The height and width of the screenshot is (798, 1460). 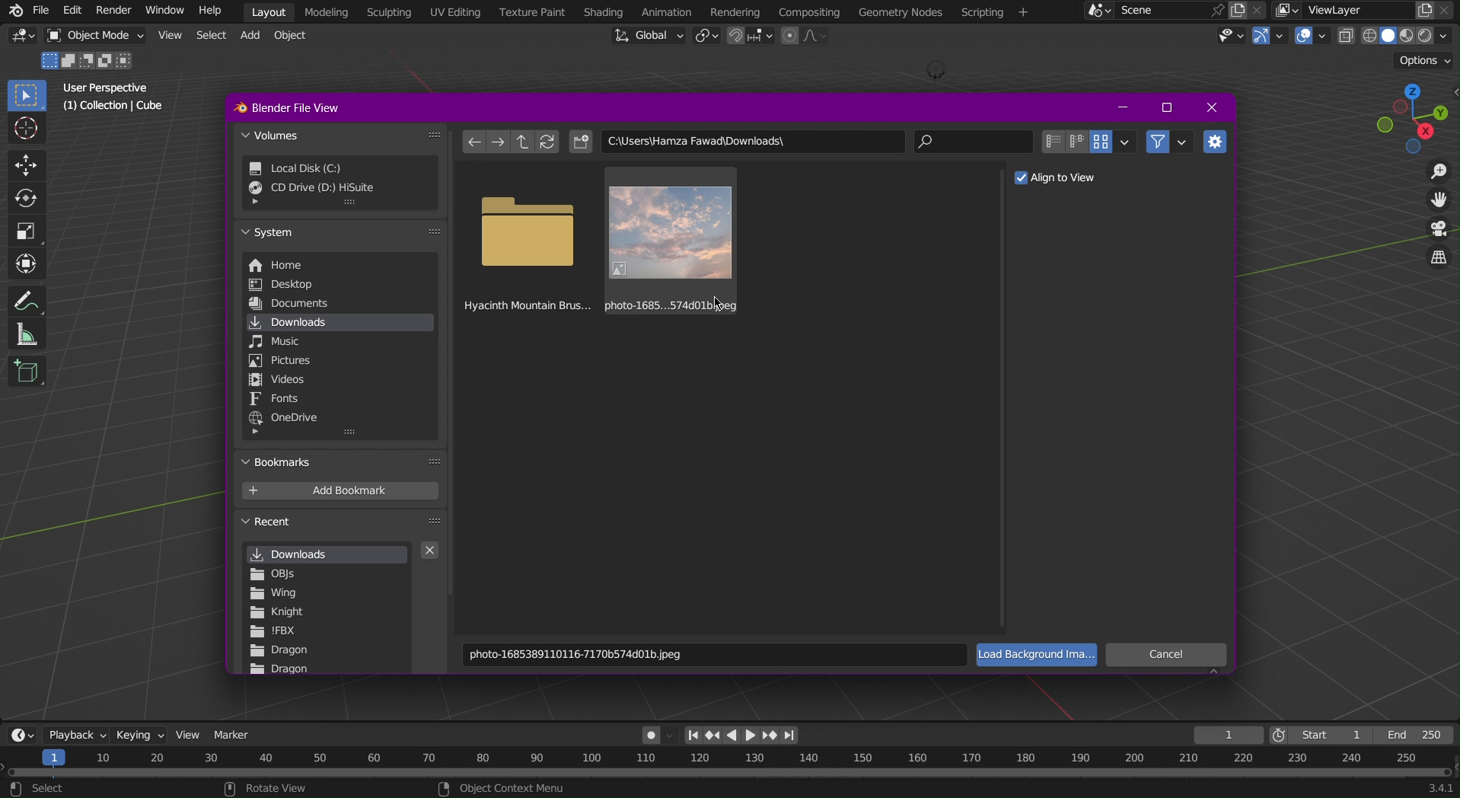 I want to click on Align to View, so click(x=1062, y=176).